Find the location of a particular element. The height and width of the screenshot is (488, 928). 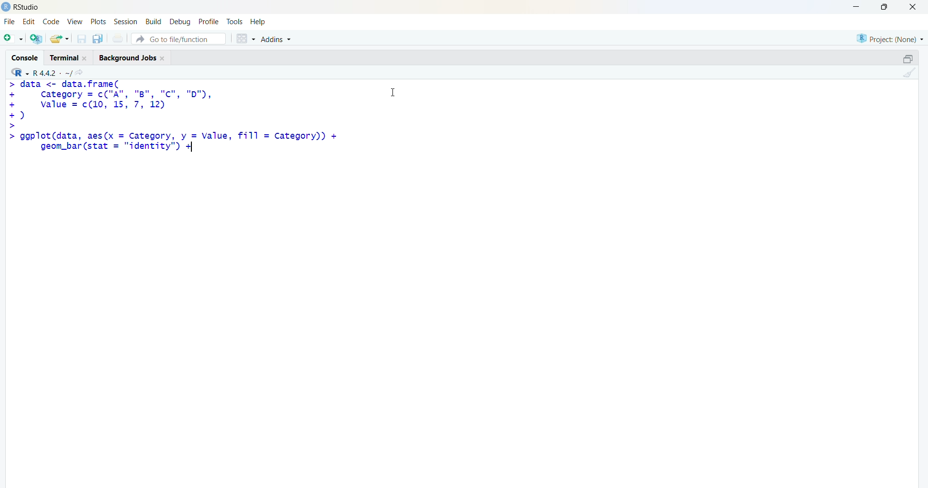

maximize is located at coordinates (887, 7).